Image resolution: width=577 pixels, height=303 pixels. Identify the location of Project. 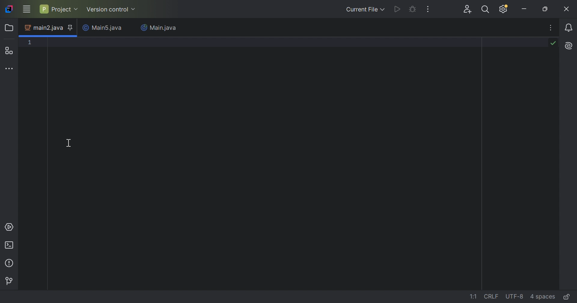
(58, 9).